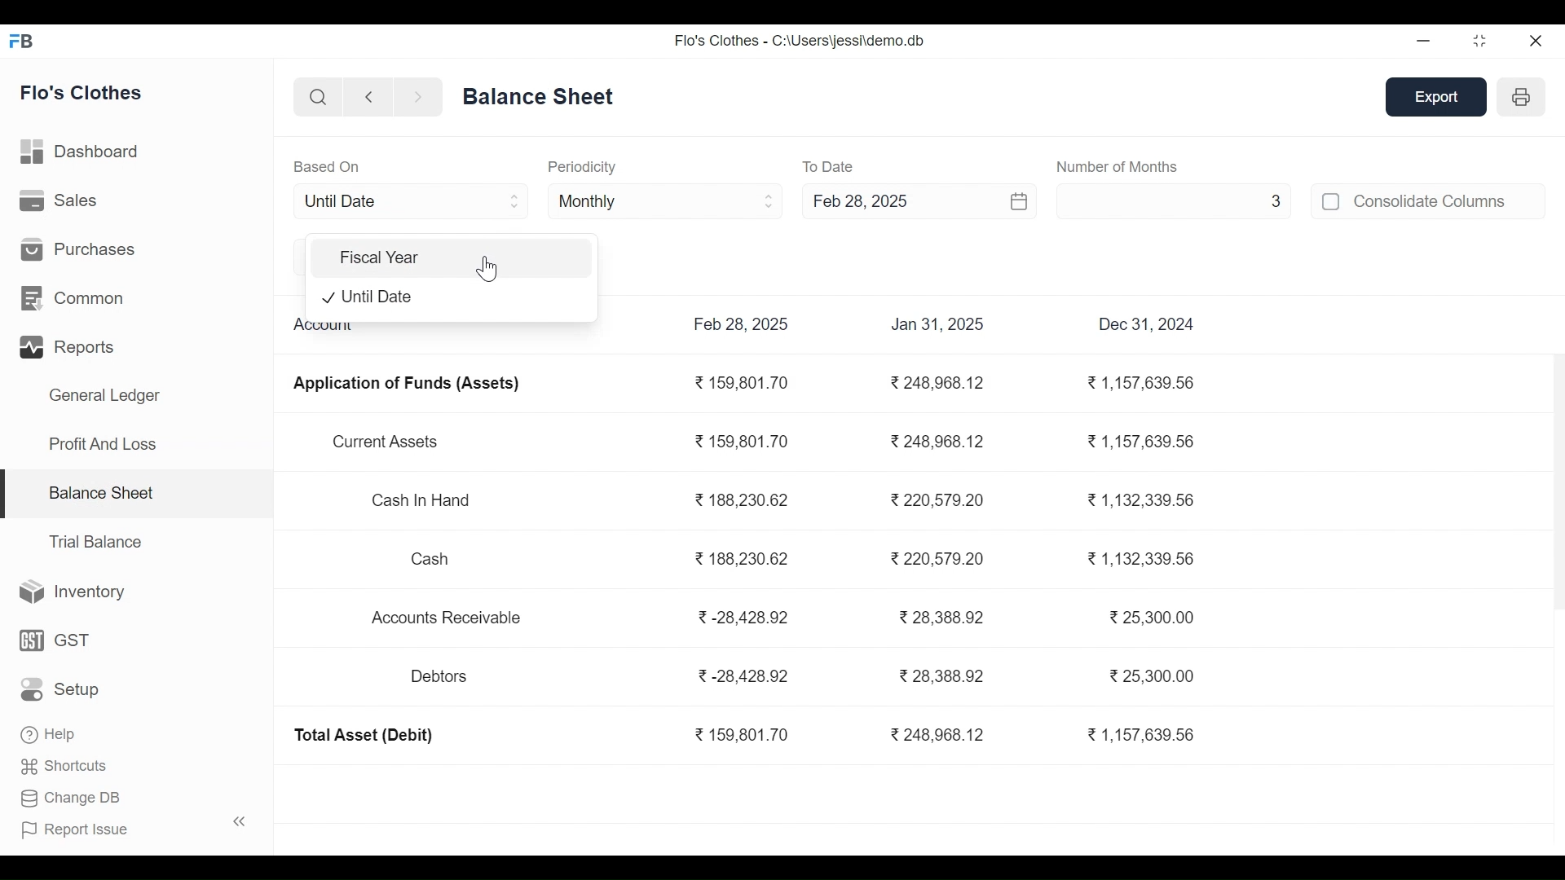 This screenshot has width=1565, height=880. What do you see at coordinates (22, 40) in the screenshot?
I see `FB logo` at bounding box center [22, 40].